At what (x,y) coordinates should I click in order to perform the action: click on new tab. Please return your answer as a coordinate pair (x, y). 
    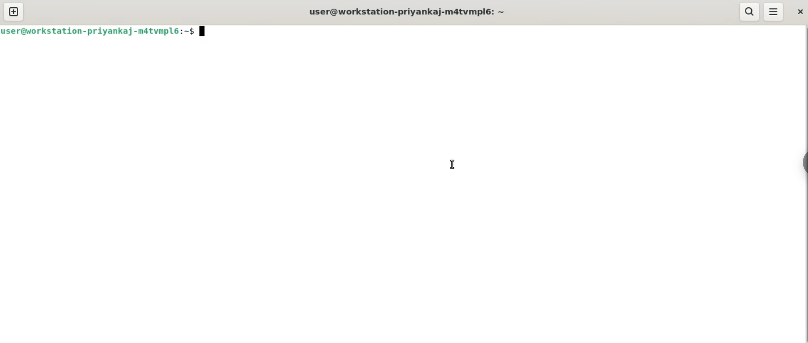
    Looking at the image, I should click on (14, 11).